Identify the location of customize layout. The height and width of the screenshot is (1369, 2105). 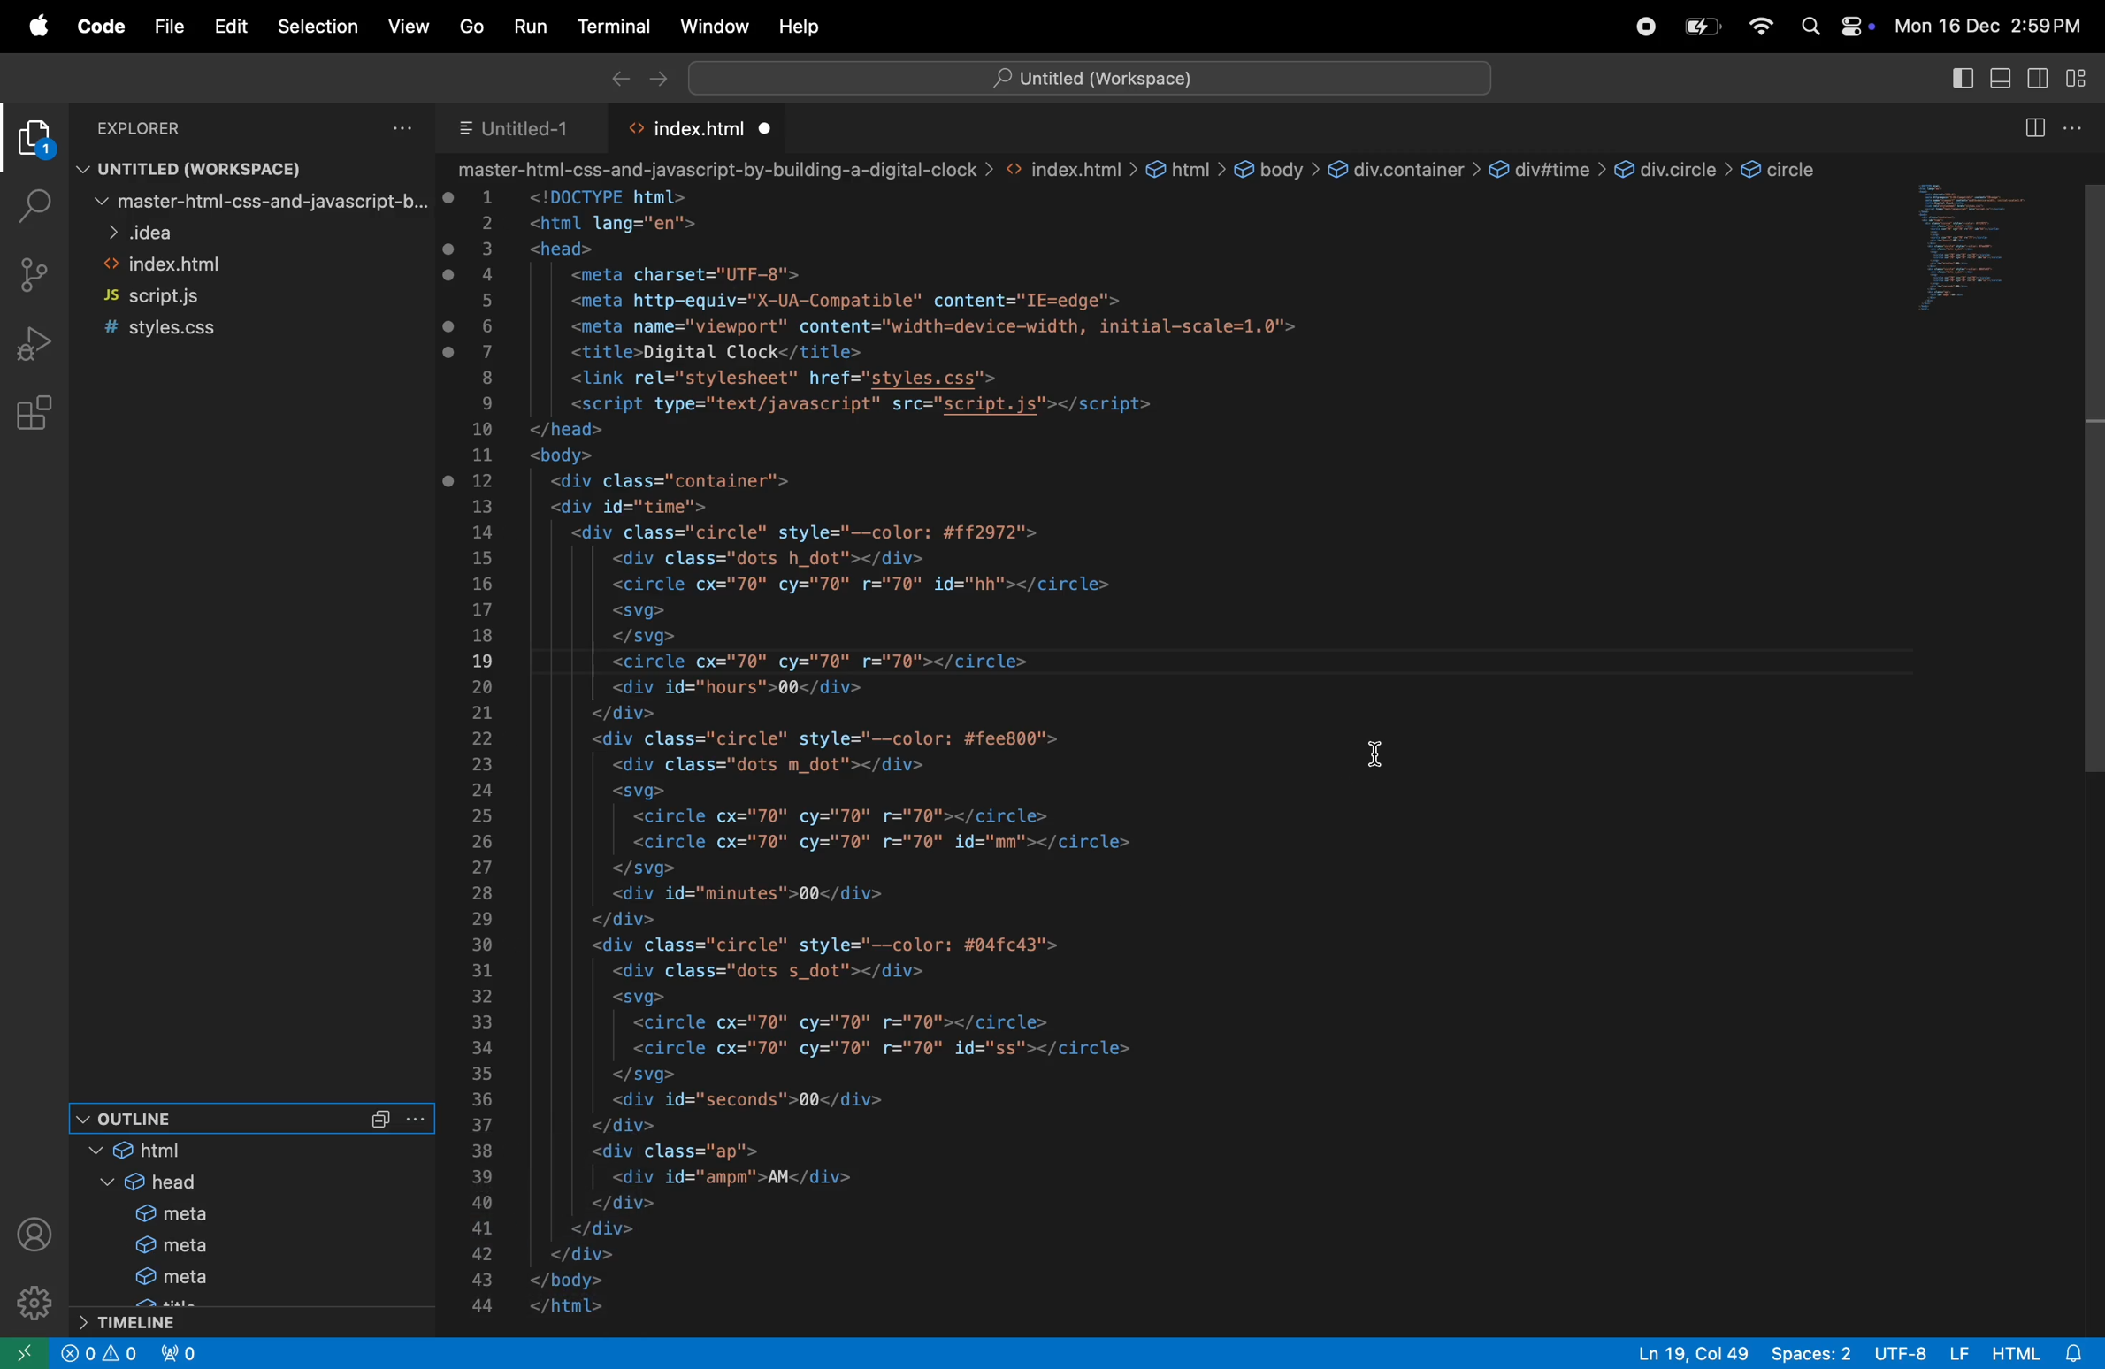
(2079, 76).